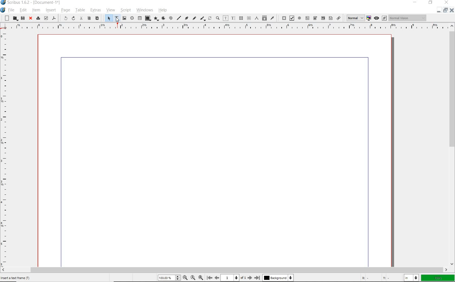 The width and height of the screenshot is (455, 282). What do you see at coordinates (408, 18) in the screenshot?
I see `Normal Vision` at bounding box center [408, 18].